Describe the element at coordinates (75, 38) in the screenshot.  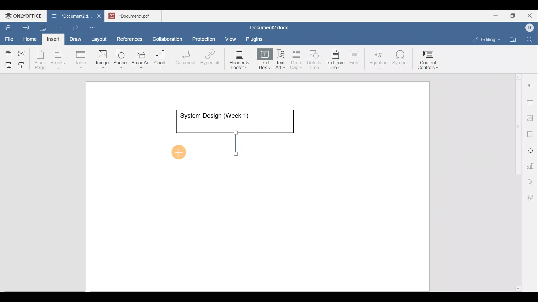
I see `Draw` at that location.